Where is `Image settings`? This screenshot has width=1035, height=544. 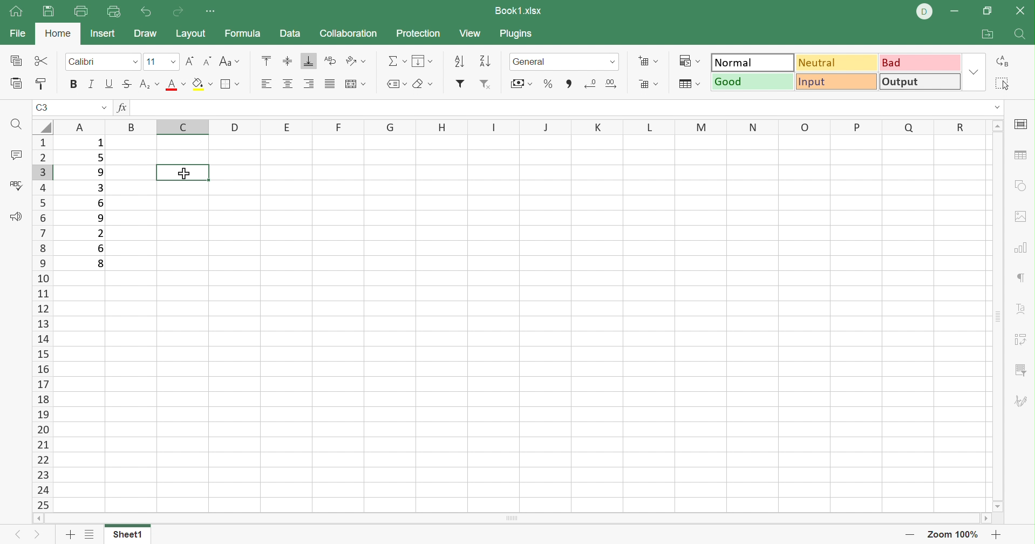 Image settings is located at coordinates (1023, 219).